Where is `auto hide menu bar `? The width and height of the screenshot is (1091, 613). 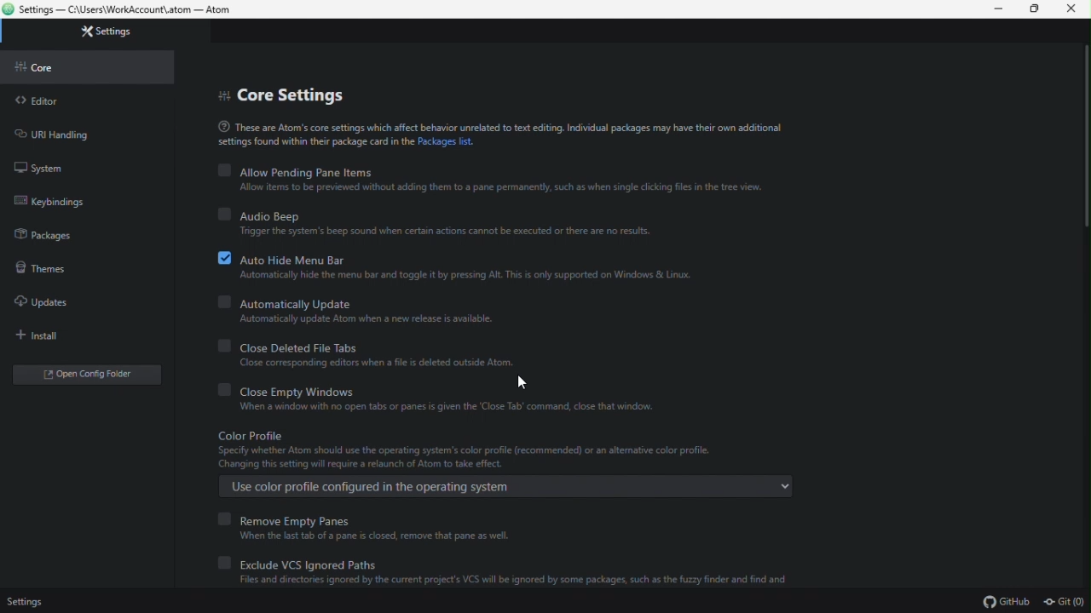
auto hide menu bar  is located at coordinates (479, 258).